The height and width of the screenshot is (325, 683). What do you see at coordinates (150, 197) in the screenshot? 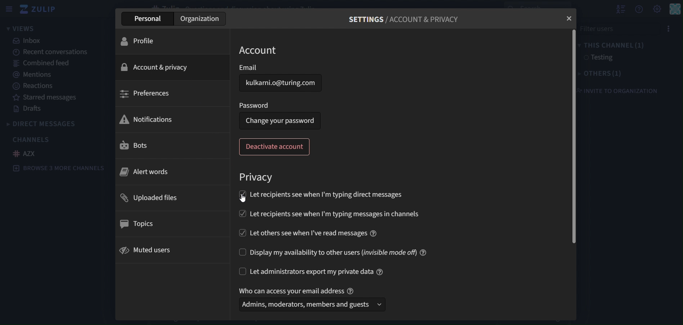
I see `uploaded files` at bounding box center [150, 197].